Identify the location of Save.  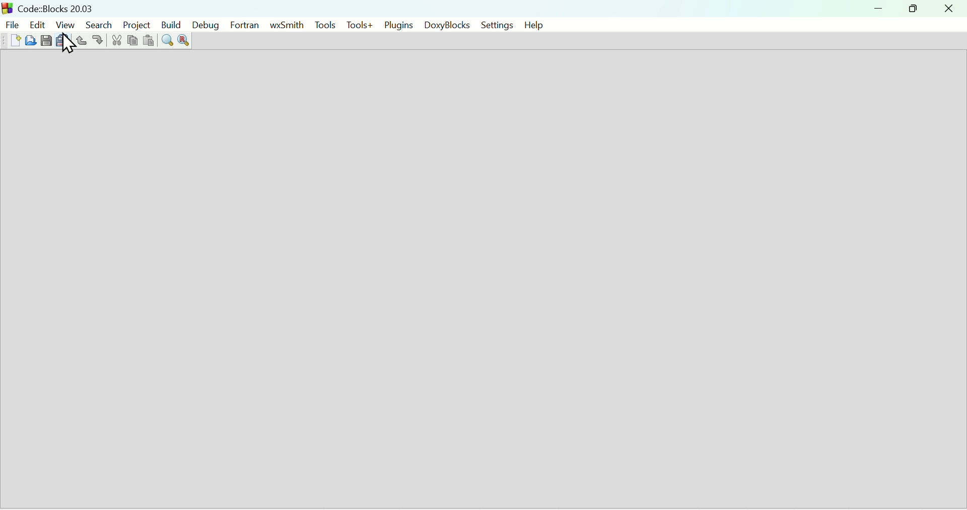
(46, 40).